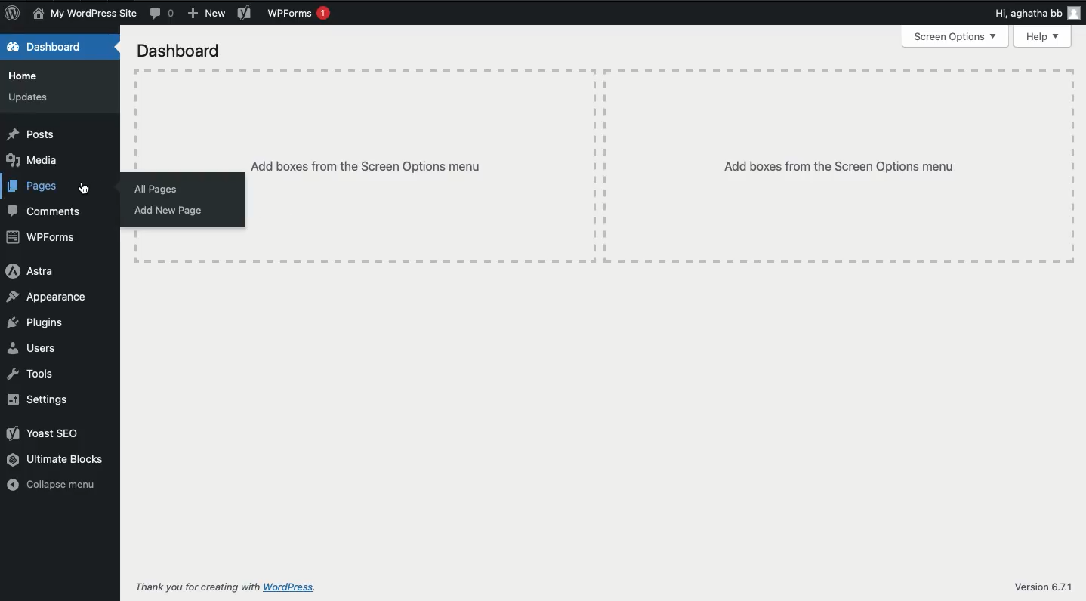 The image size is (1086, 601). Describe the element at coordinates (205, 13) in the screenshot. I see `New` at that location.